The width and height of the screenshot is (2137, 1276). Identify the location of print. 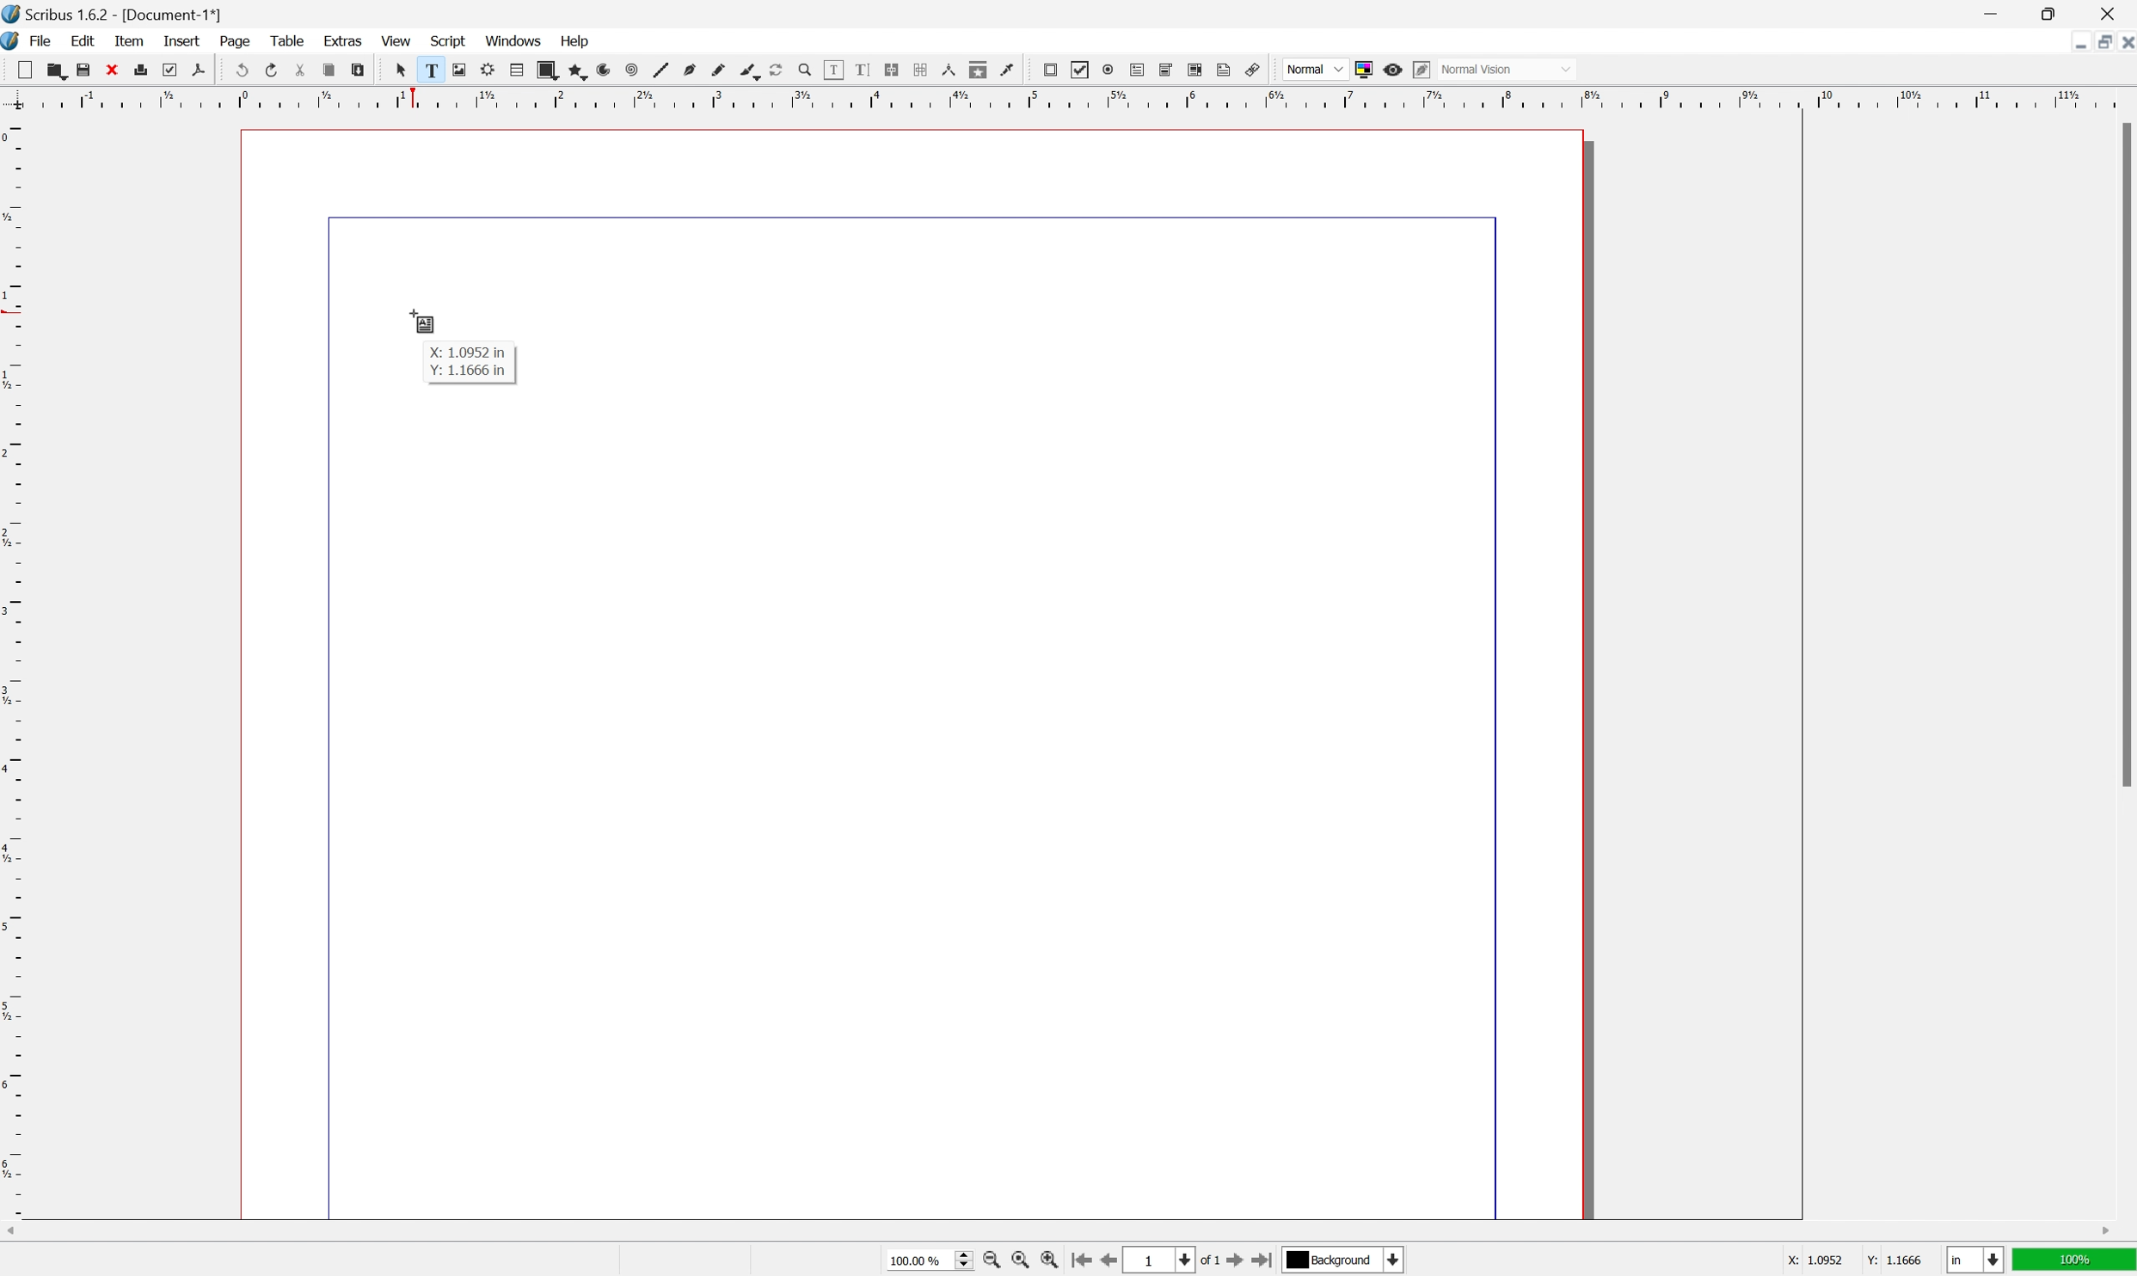
(142, 68).